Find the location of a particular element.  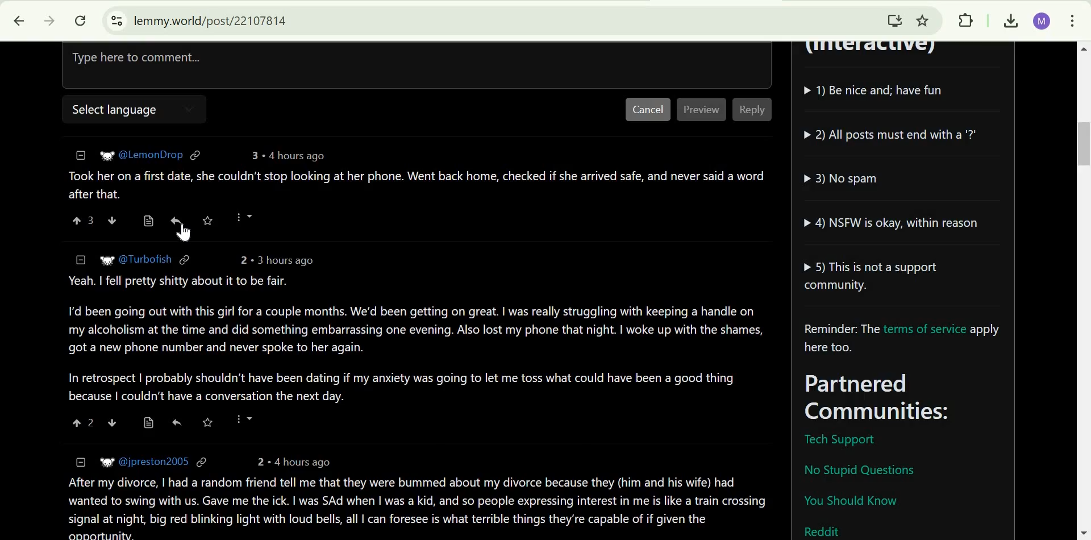

Reddit is located at coordinates (839, 531).